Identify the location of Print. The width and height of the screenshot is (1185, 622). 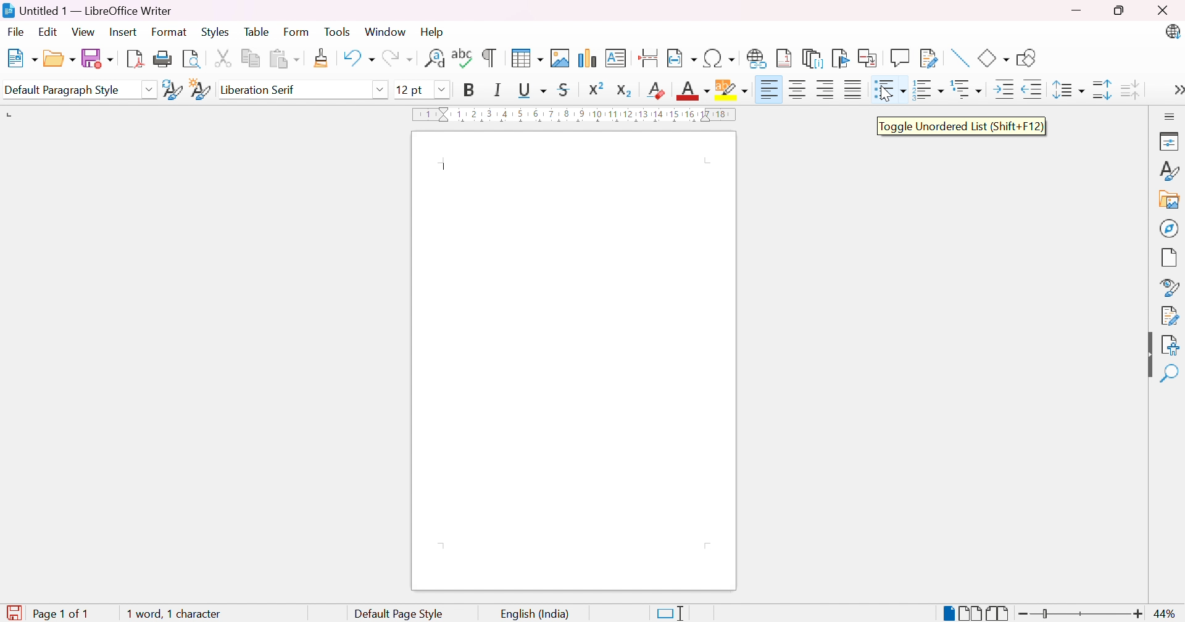
(166, 59).